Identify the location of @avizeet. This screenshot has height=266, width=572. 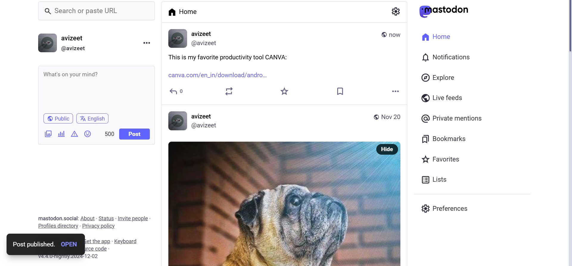
(207, 43).